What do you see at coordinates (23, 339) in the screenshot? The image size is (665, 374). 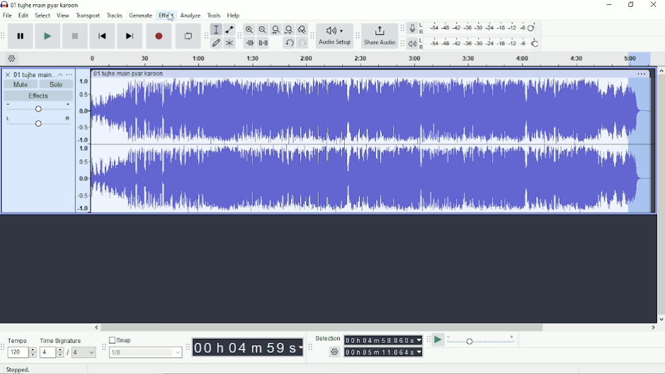 I see `Tempo` at bounding box center [23, 339].